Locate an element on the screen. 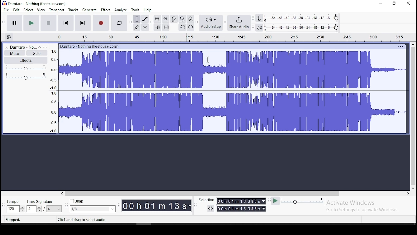 Image resolution: width=417 pixels, height=235 pixels. selection tool is located at coordinates (136, 19).